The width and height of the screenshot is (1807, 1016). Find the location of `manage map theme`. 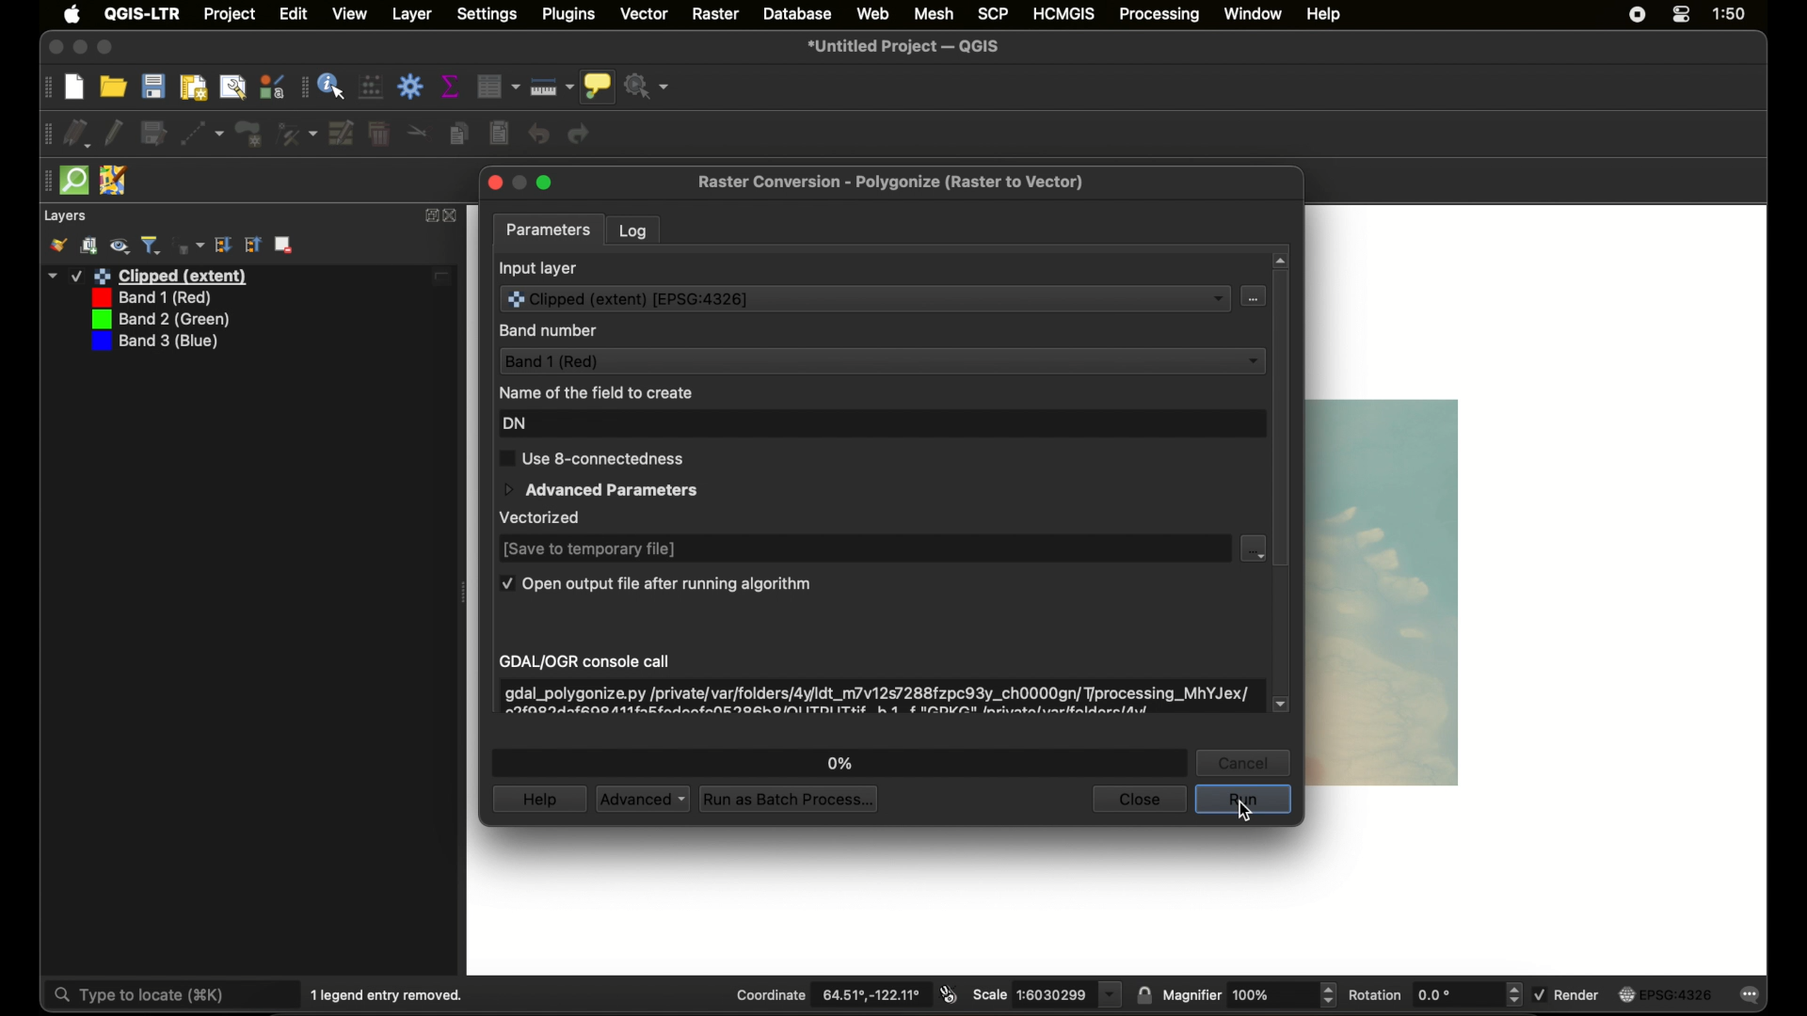

manage map theme is located at coordinates (120, 246).